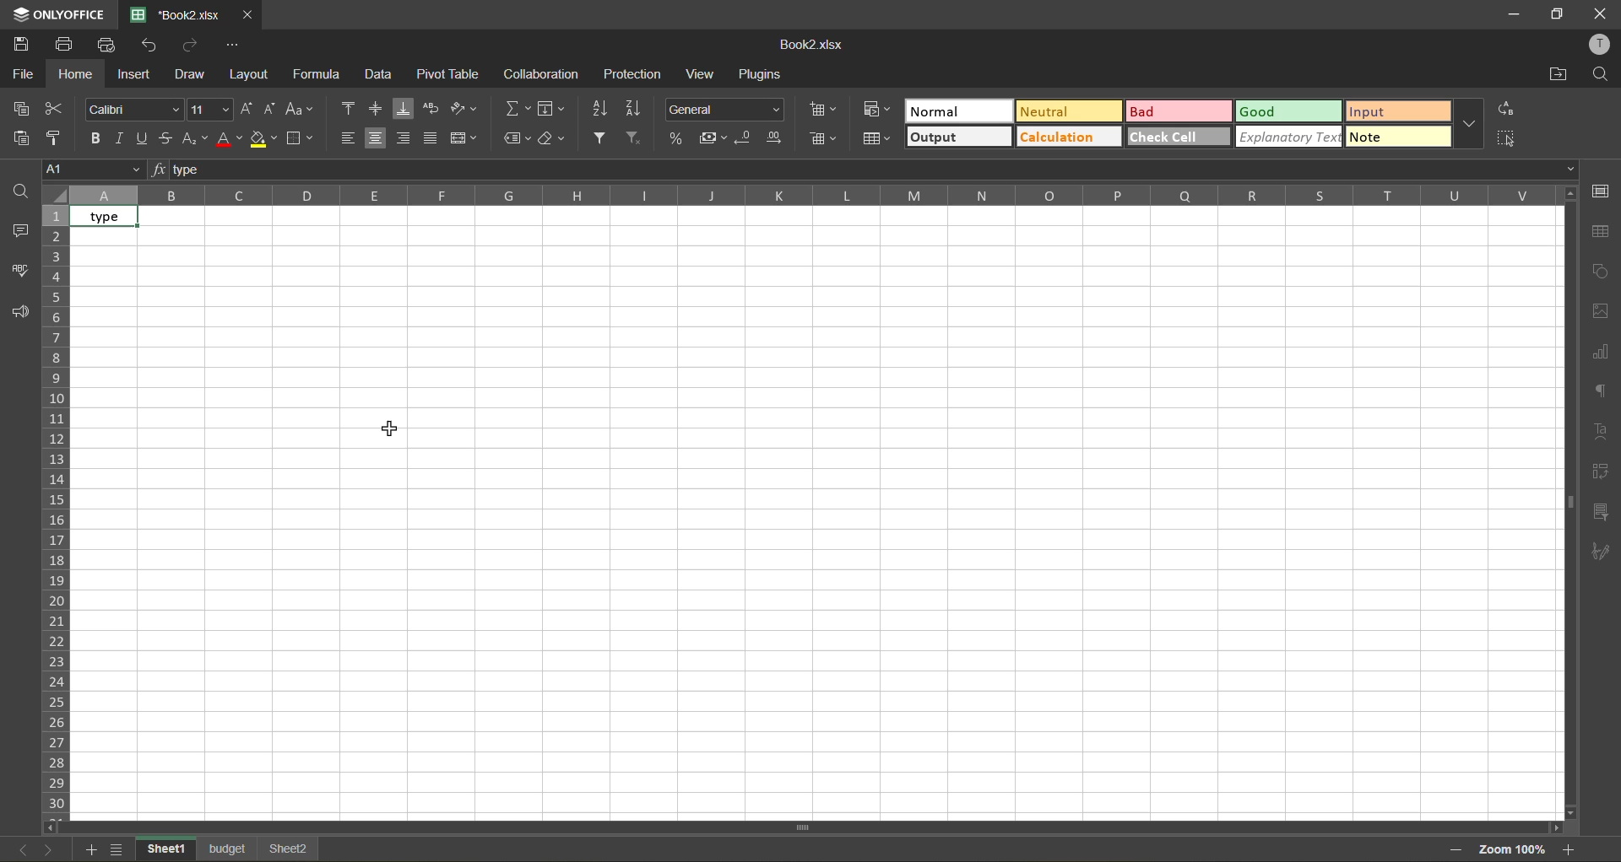 Image resolution: width=1621 pixels, height=862 pixels. Describe the element at coordinates (518, 107) in the screenshot. I see `summation` at that location.